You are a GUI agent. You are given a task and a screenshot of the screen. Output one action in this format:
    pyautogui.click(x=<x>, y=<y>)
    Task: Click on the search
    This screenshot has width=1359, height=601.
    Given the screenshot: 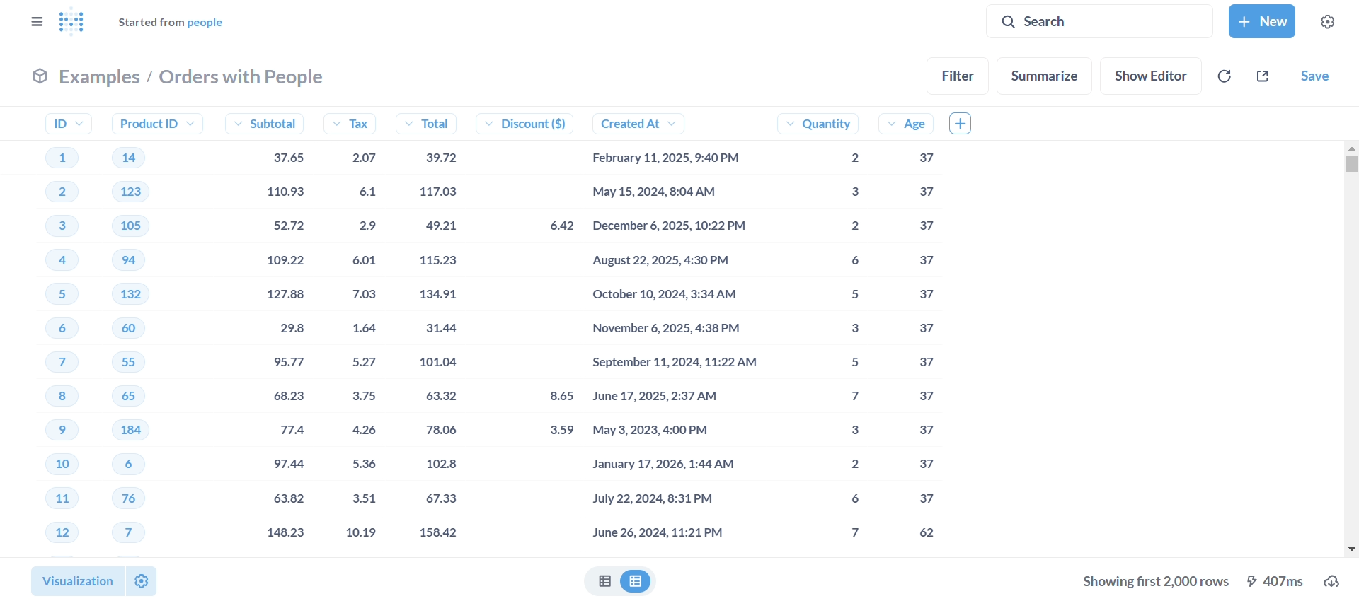 What is the action you would take?
    pyautogui.click(x=1101, y=22)
    